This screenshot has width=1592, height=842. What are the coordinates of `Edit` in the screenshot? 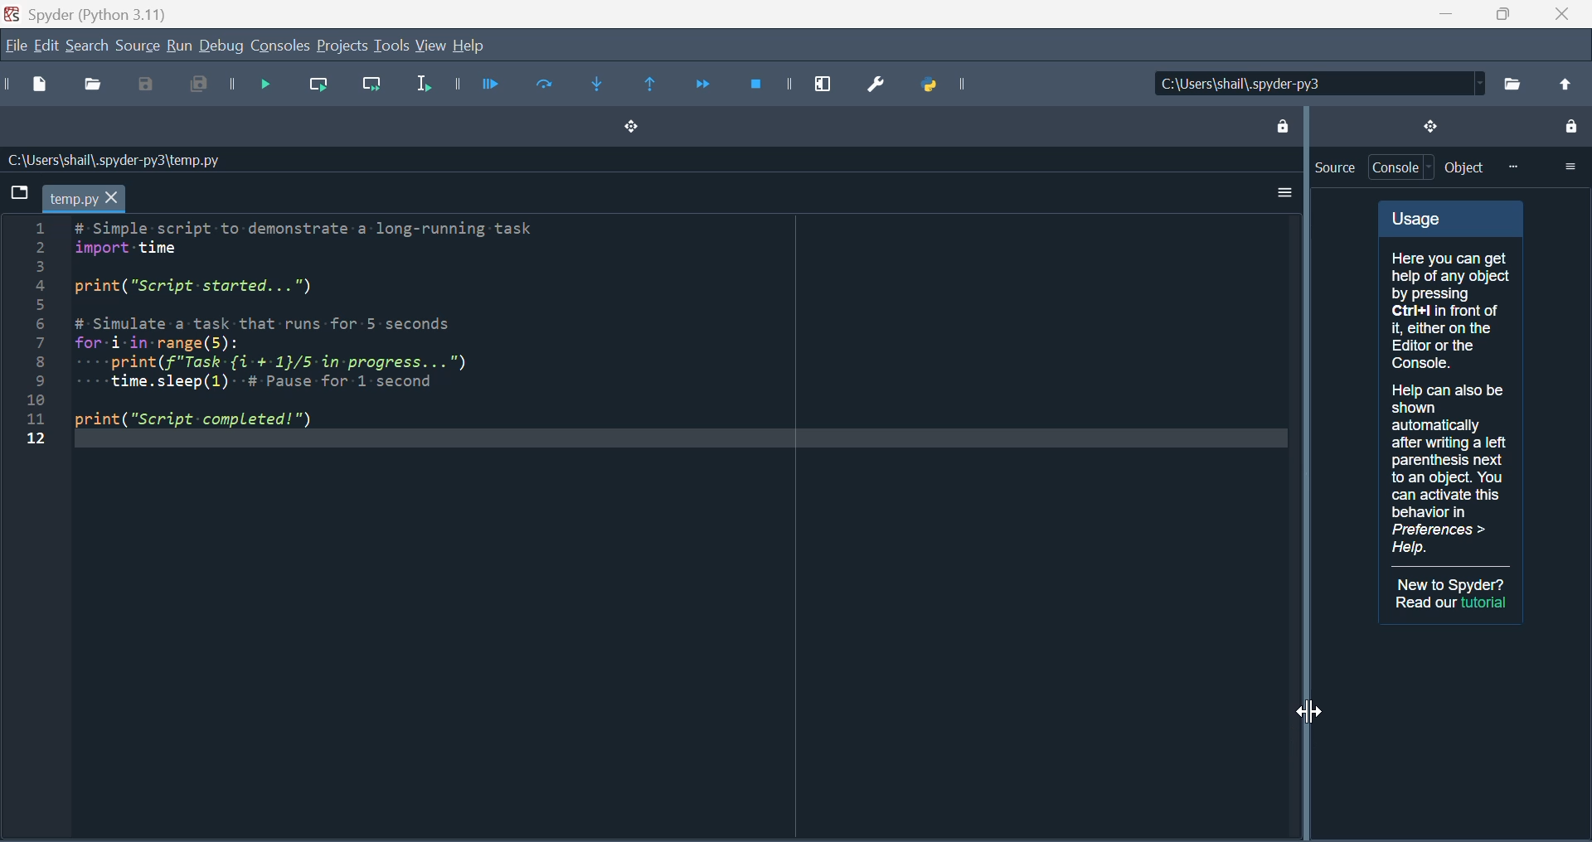 It's located at (44, 47).